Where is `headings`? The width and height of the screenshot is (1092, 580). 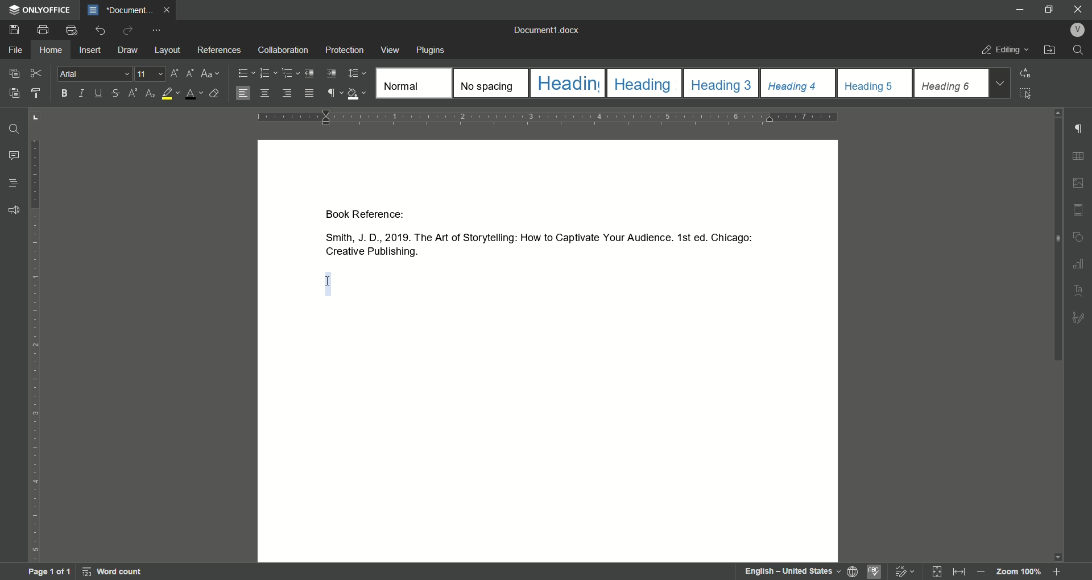
headings is located at coordinates (799, 82).